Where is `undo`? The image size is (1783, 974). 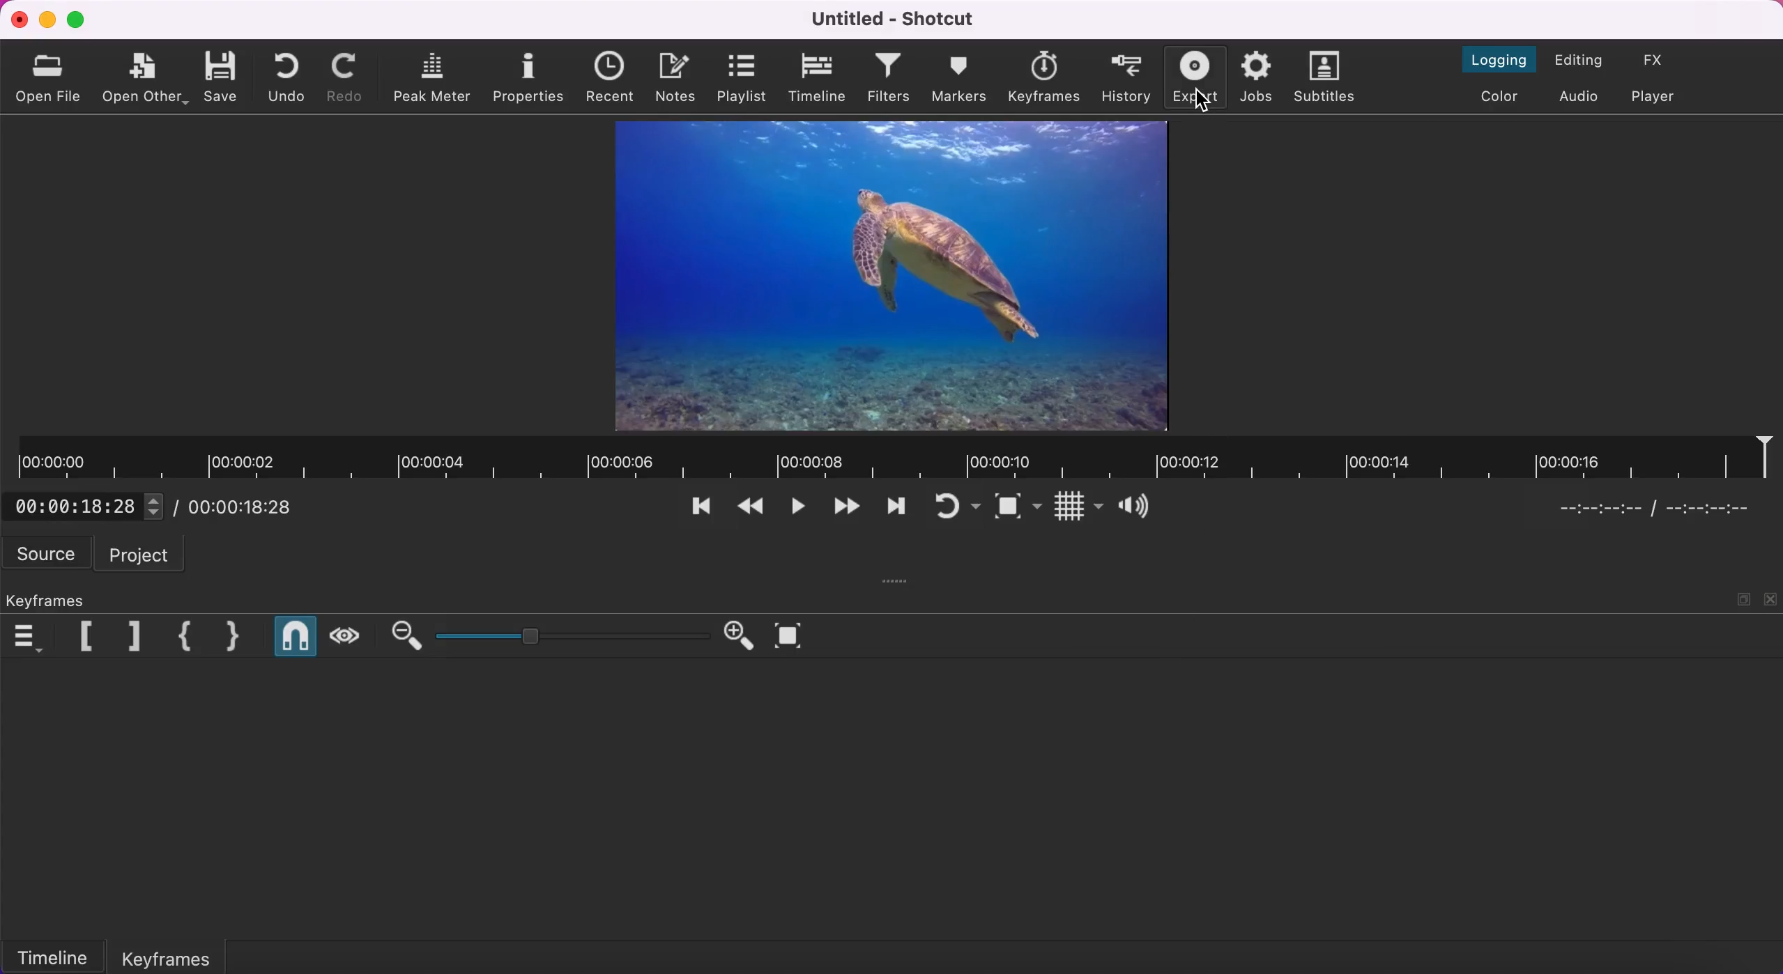 undo is located at coordinates (290, 77).